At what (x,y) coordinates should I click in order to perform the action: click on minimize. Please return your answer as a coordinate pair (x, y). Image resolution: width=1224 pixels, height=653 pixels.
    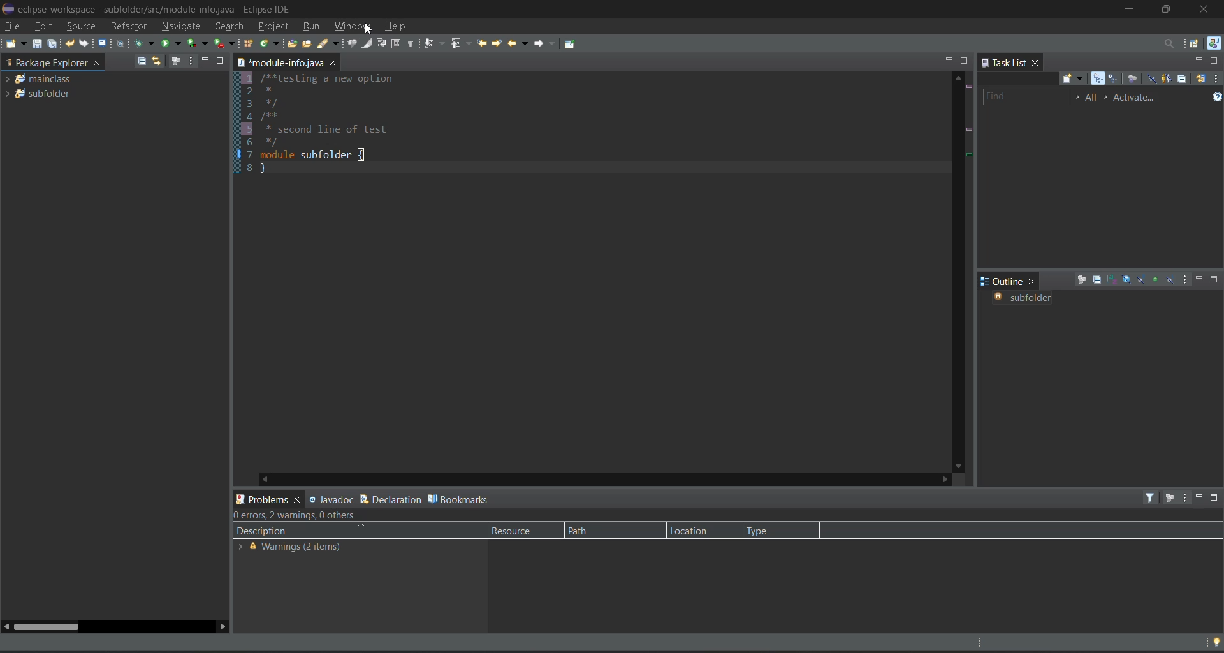
    Looking at the image, I should click on (208, 61).